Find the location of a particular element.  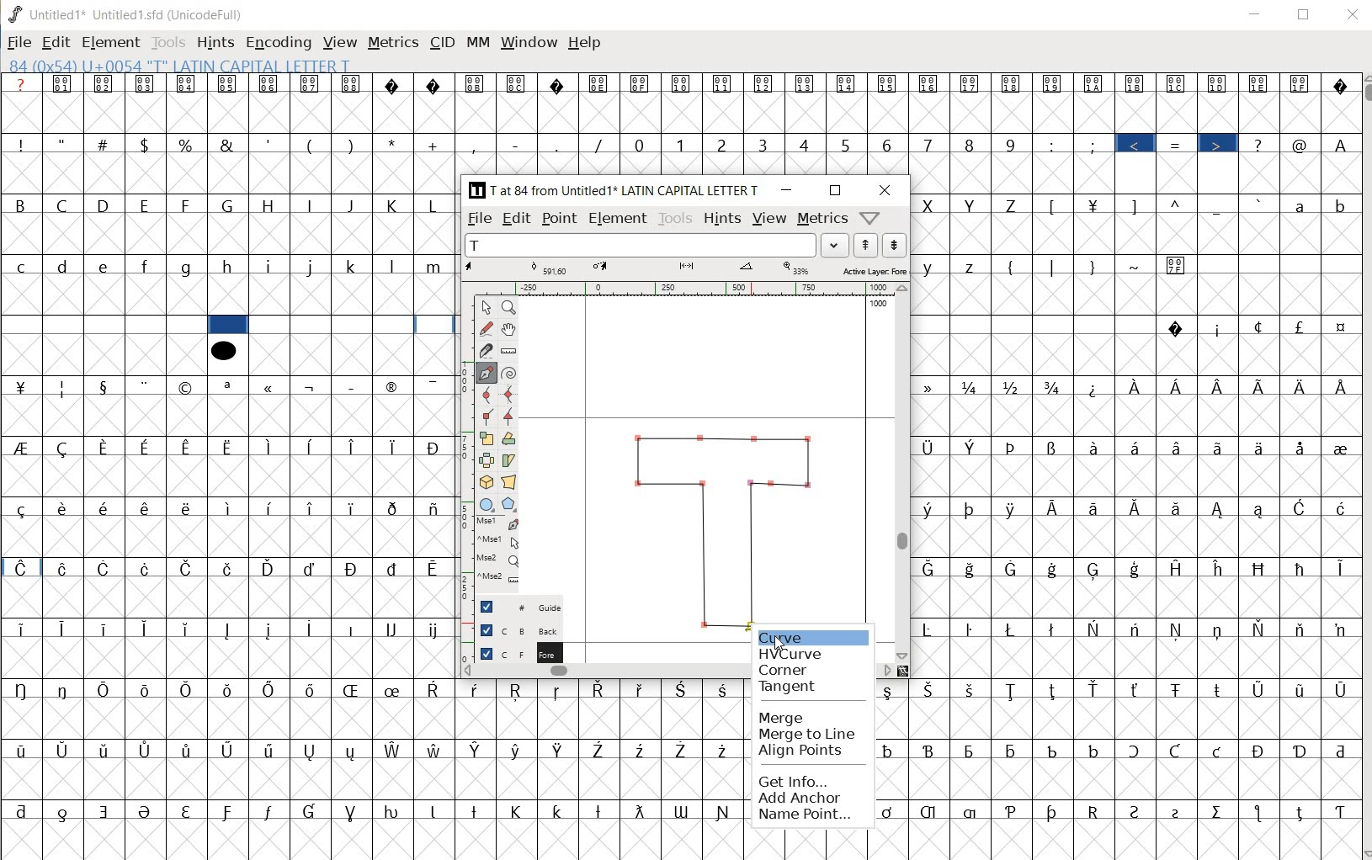

 is located at coordinates (353, 750).